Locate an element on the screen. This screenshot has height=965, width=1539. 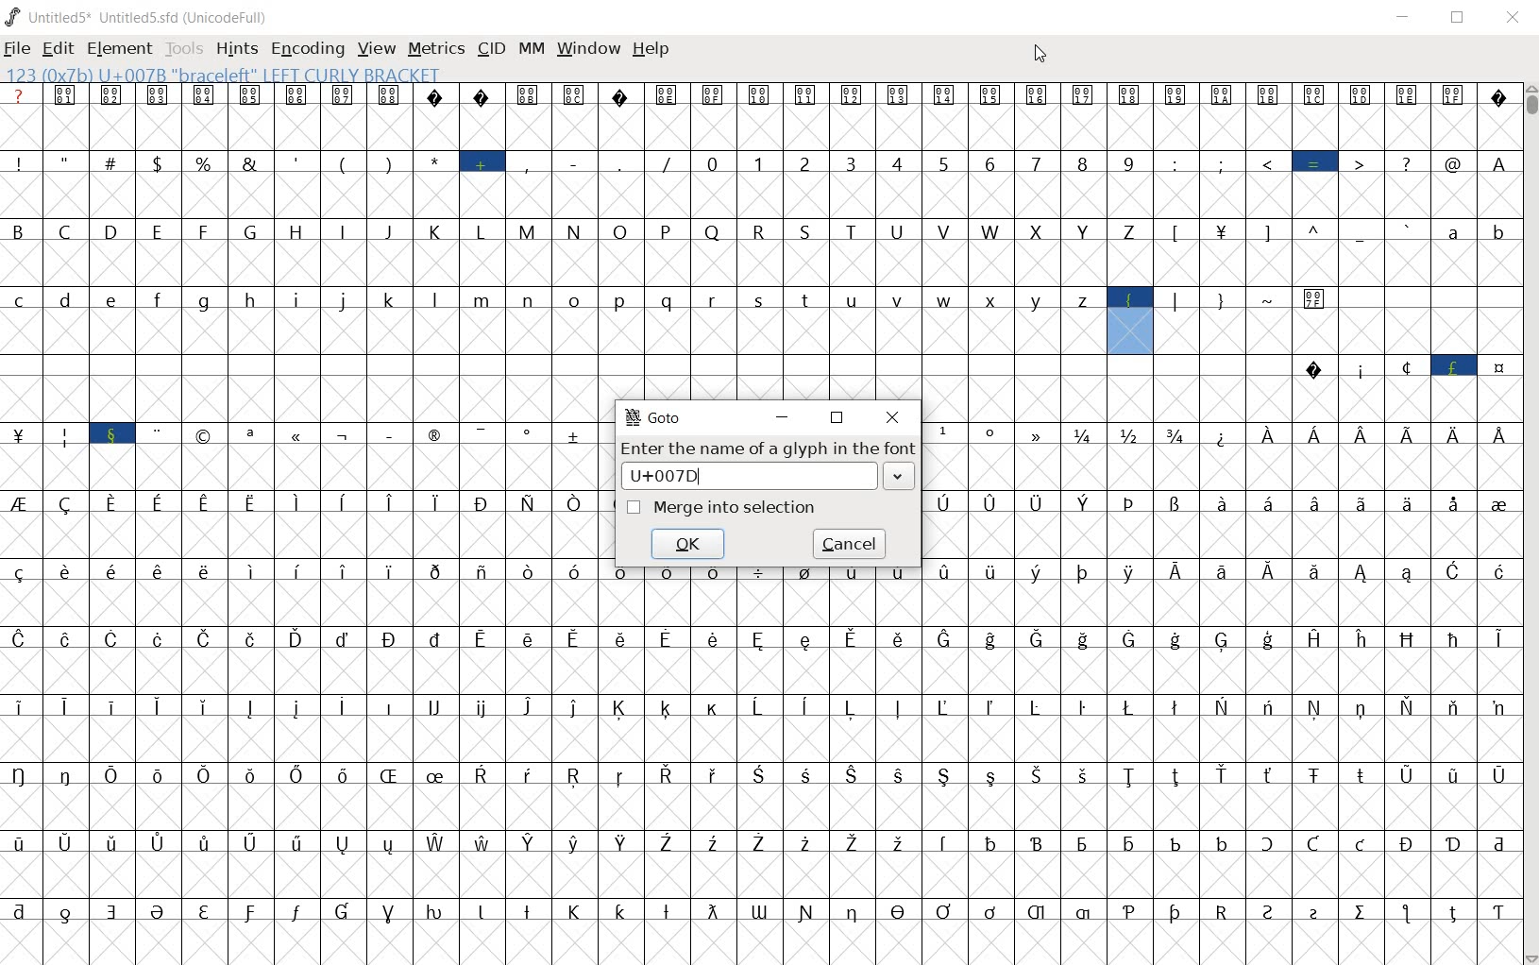
HELP is located at coordinates (651, 48).